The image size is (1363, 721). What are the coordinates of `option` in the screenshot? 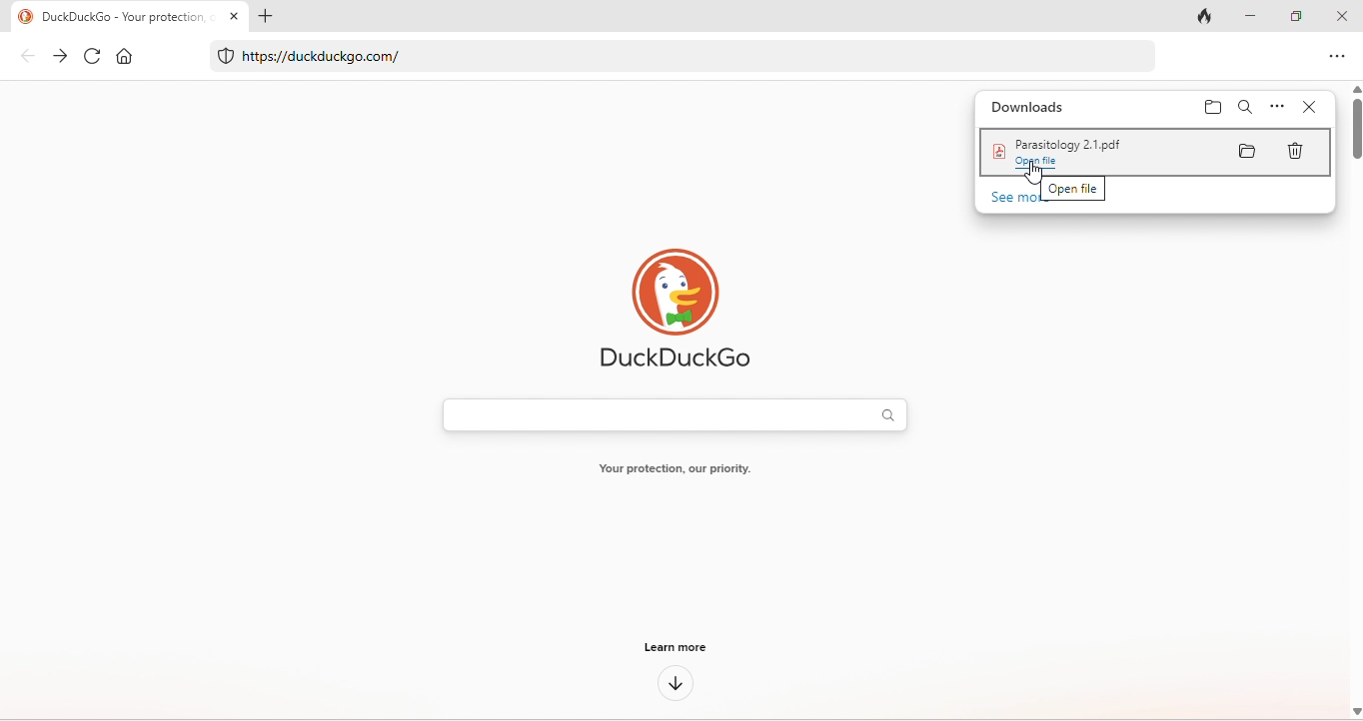 It's located at (1340, 60).